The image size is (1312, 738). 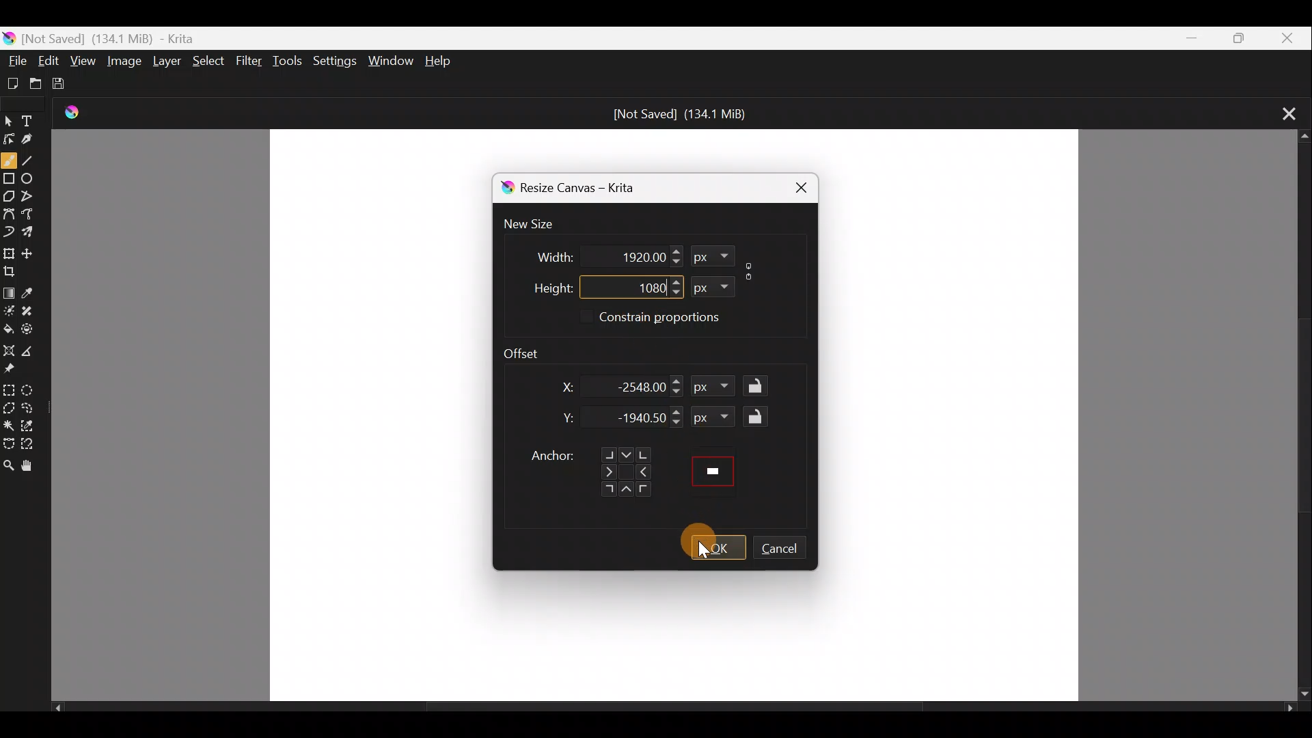 I want to click on Draw a gradient, so click(x=10, y=290).